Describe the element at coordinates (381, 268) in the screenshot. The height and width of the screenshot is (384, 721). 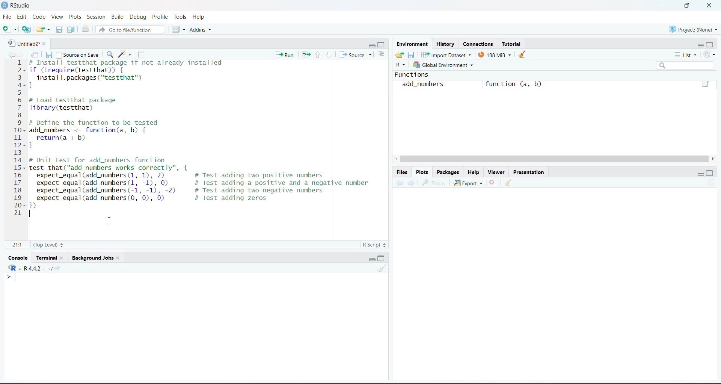
I see `clear console` at that location.